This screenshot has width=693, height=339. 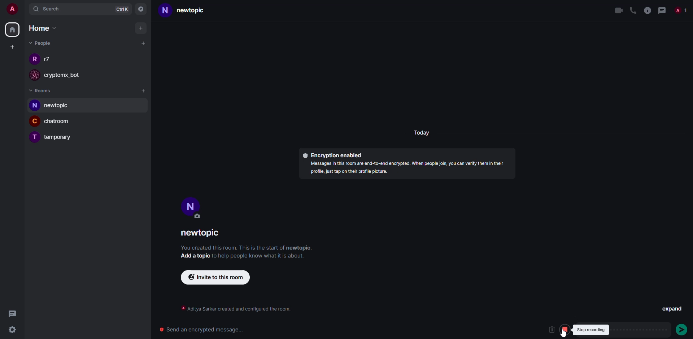 What do you see at coordinates (200, 217) in the screenshot?
I see `edit profile image` at bounding box center [200, 217].